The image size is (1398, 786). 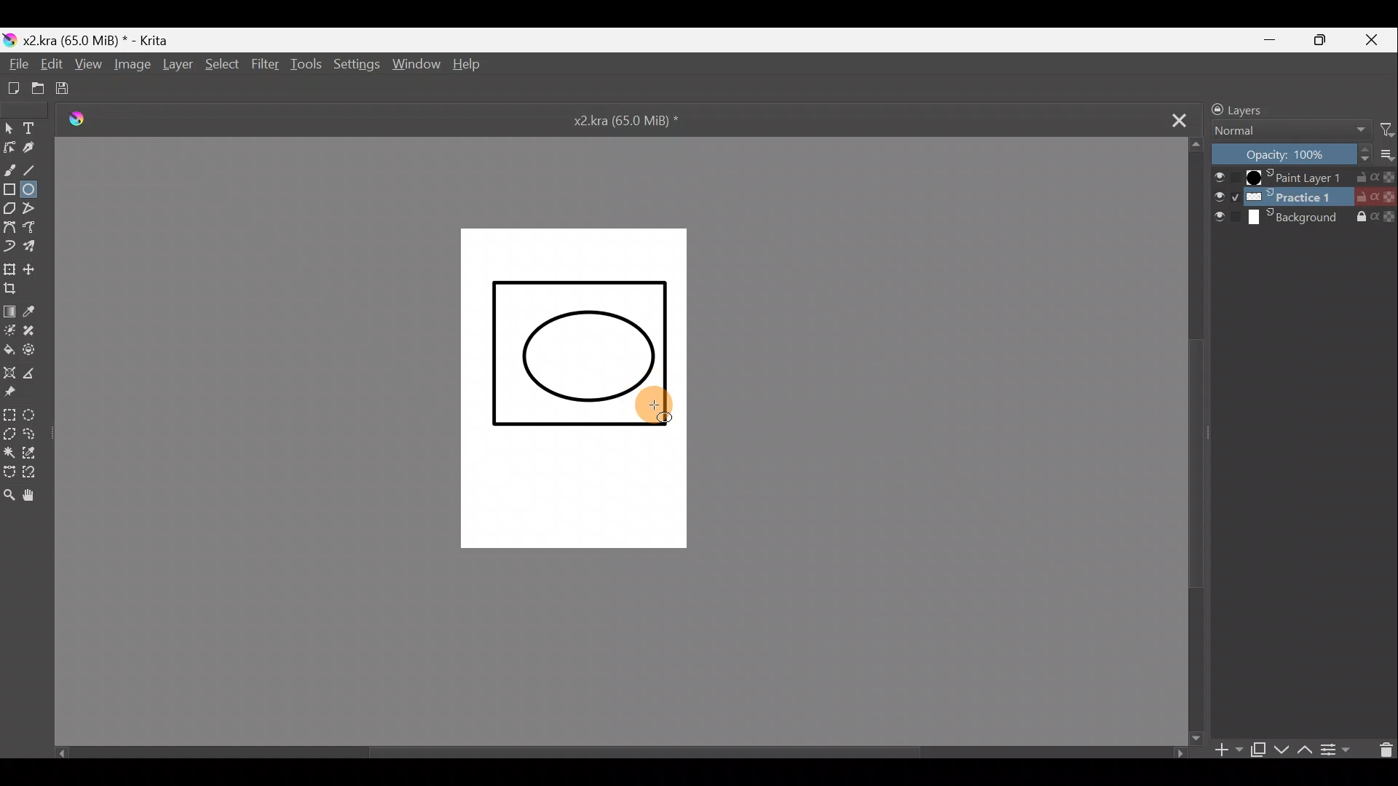 What do you see at coordinates (10, 167) in the screenshot?
I see `Freehand brush tool` at bounding box center [10, 167].